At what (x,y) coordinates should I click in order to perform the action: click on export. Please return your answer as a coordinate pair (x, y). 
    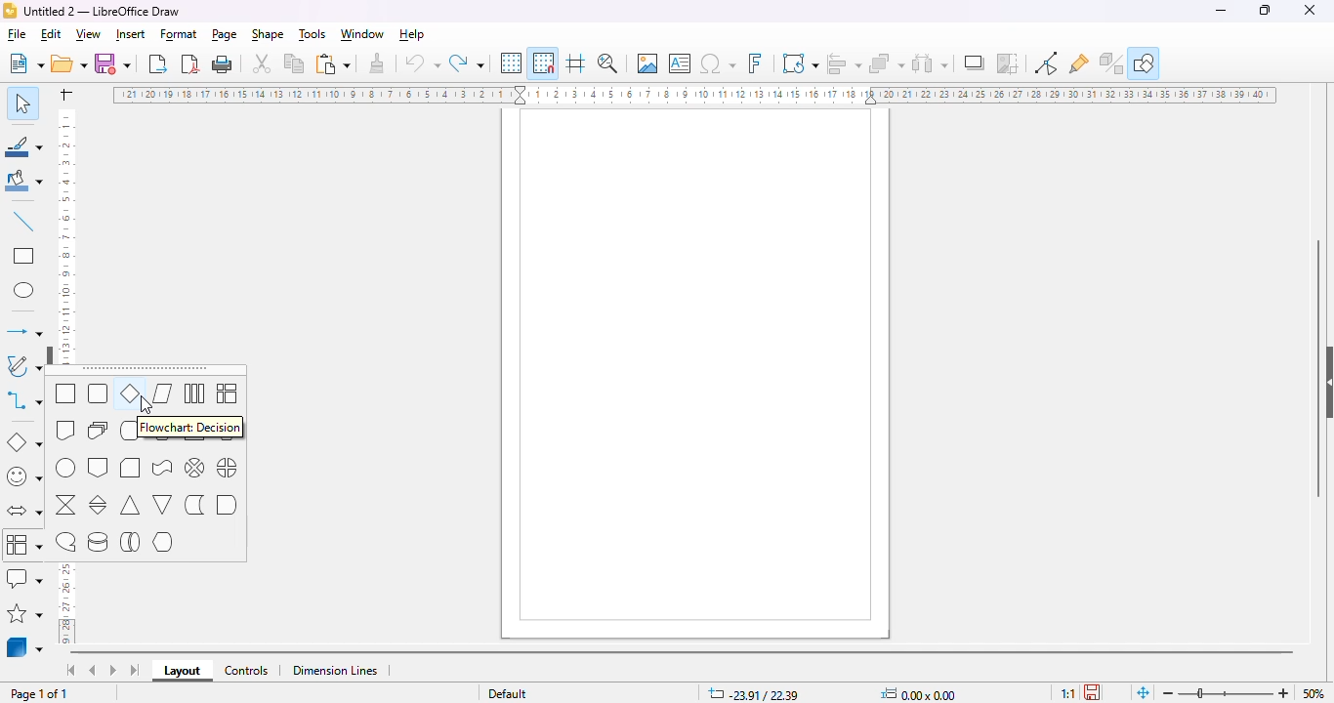
    Looking at the image, I should click on (158, 64).